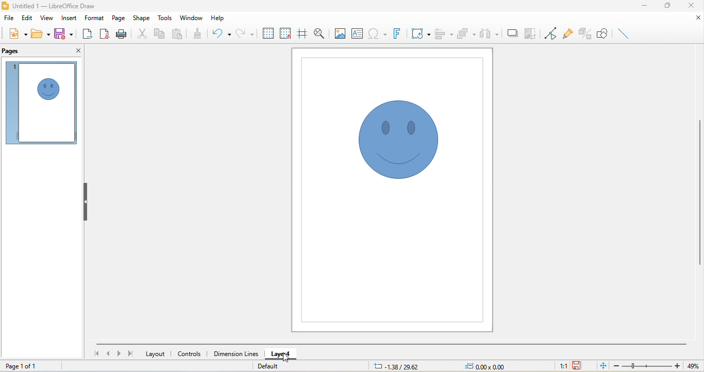  What do you see at coordinates (190, 354) in the screenshot?
I see `controls` at bounding box center [190, 354].